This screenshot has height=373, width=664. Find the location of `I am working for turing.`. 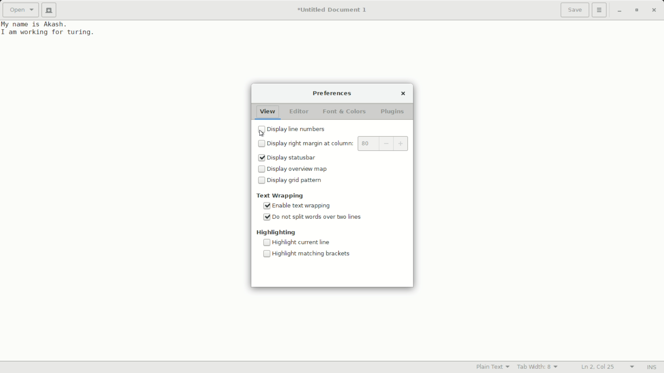

I am working for turing. is located at coordinates (49, 32).